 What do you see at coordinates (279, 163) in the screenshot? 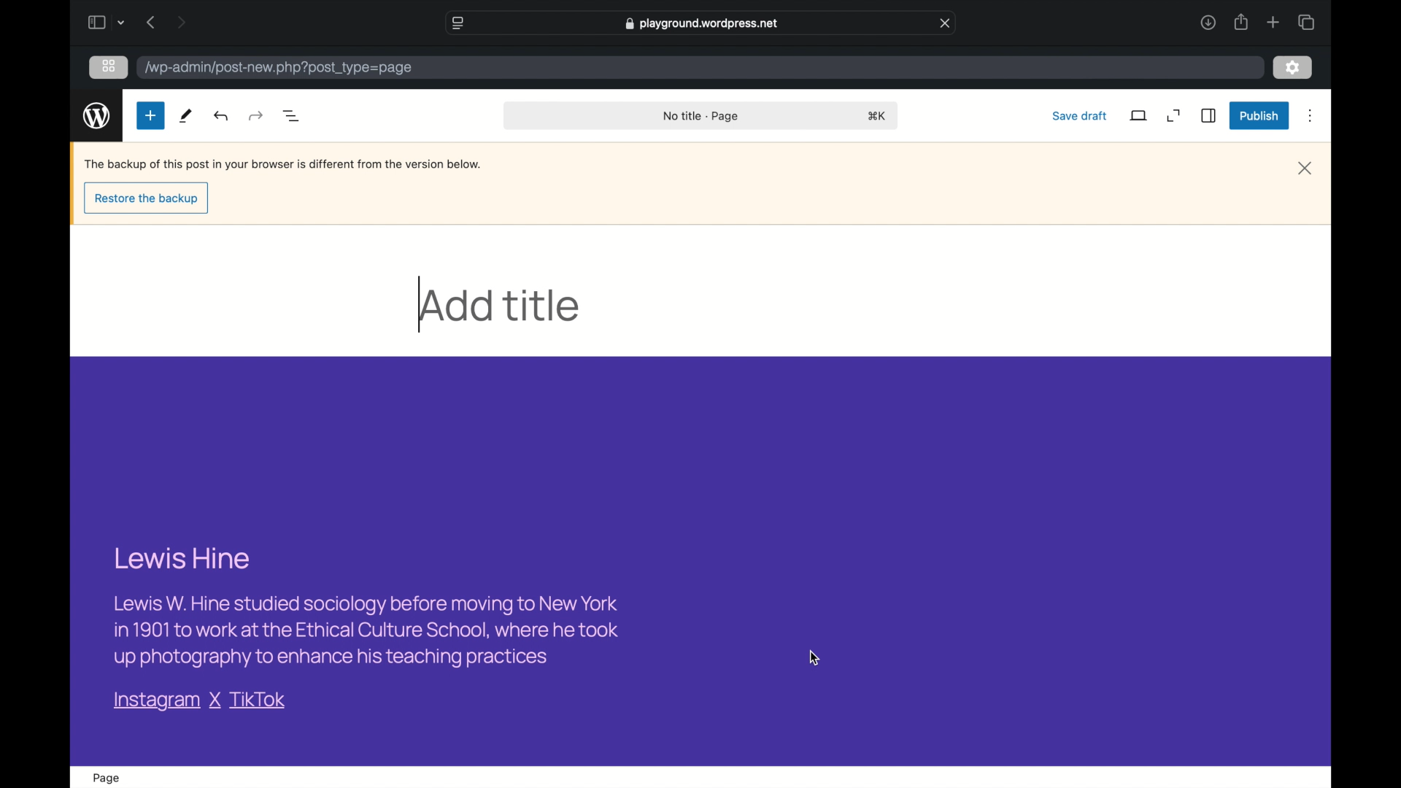
I see `The backup of this post in your browser is different from the version below.` at bounding box center [279, 163].